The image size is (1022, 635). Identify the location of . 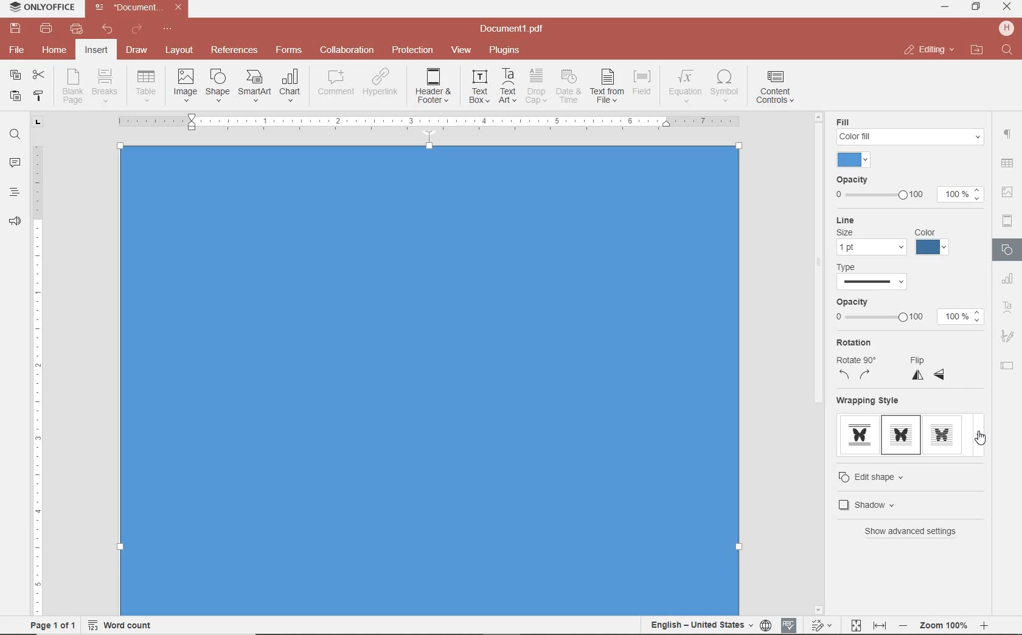
(428, 121).